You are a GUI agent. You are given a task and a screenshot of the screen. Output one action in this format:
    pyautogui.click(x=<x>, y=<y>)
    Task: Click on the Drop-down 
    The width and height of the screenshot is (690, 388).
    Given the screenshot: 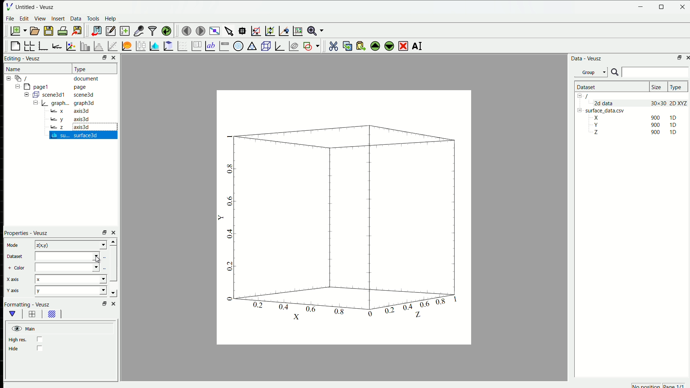 What is the action you would take?
    pyautogui.click(x=104, y=245)
    